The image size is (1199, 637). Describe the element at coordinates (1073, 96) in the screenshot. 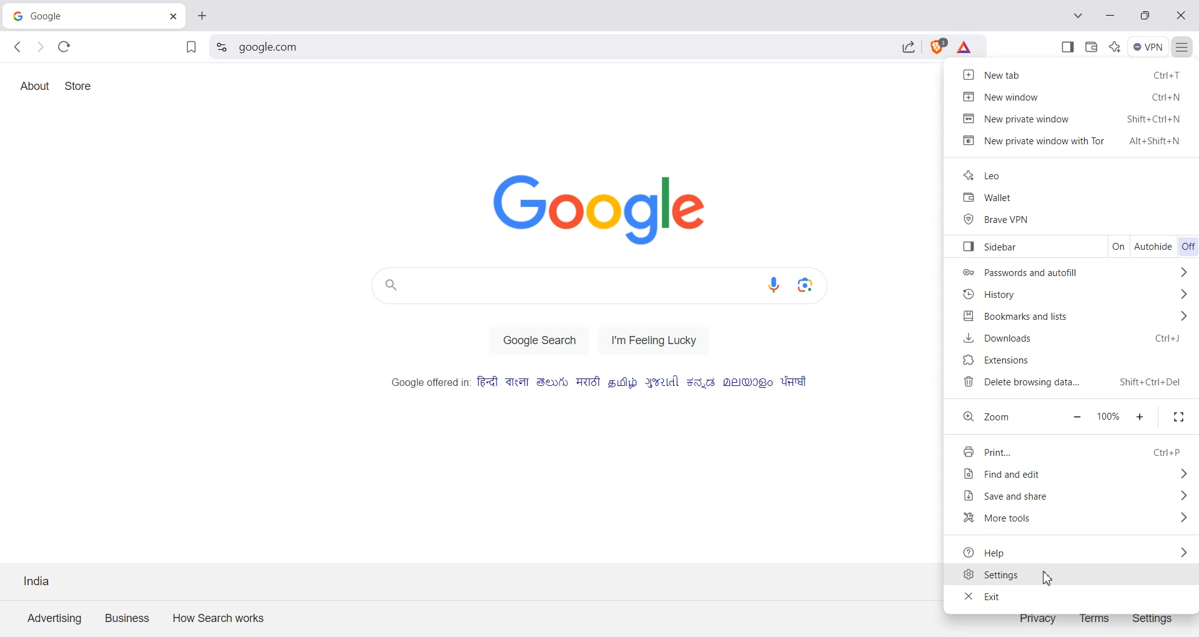

I see `New window` at that location.